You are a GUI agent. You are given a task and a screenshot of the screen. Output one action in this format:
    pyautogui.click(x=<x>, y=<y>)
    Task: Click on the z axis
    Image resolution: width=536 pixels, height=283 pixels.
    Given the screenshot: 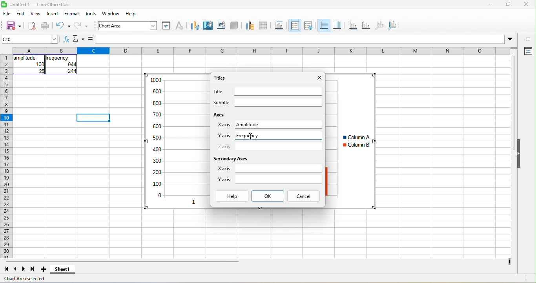 What is the action you would take?
    pyautogui.click(x=380, y=26)
    